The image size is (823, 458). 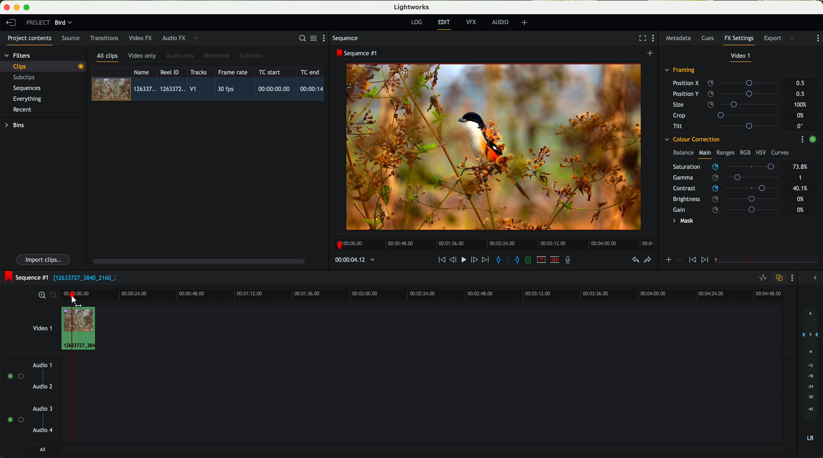 I want to click on drag video to video track 1, so click(x=81, y=329).